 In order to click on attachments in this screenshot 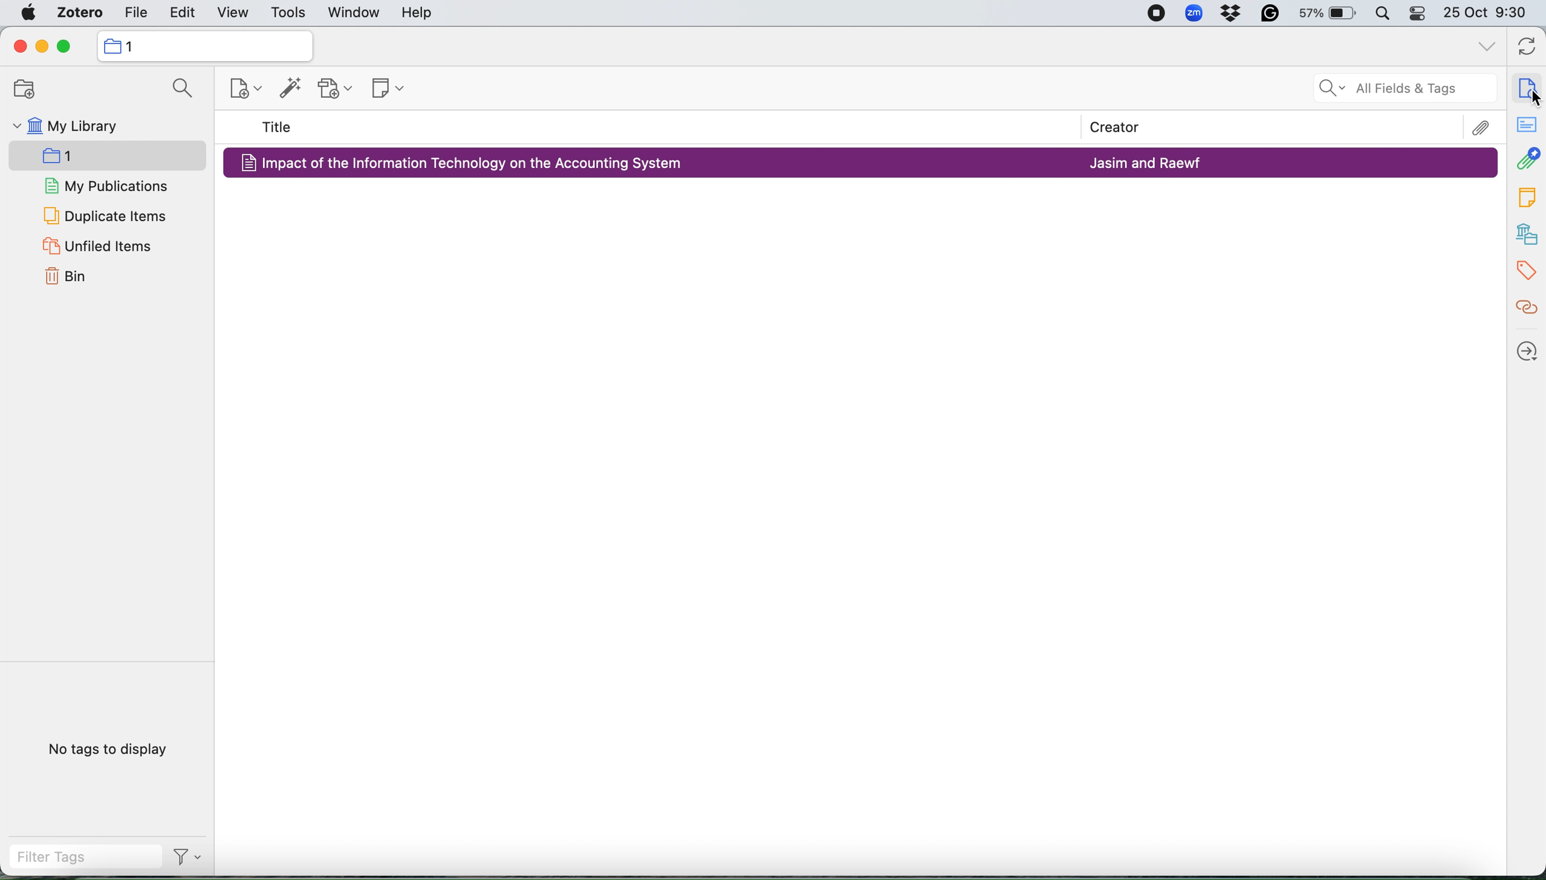, I will do `click(1527, 161)`.